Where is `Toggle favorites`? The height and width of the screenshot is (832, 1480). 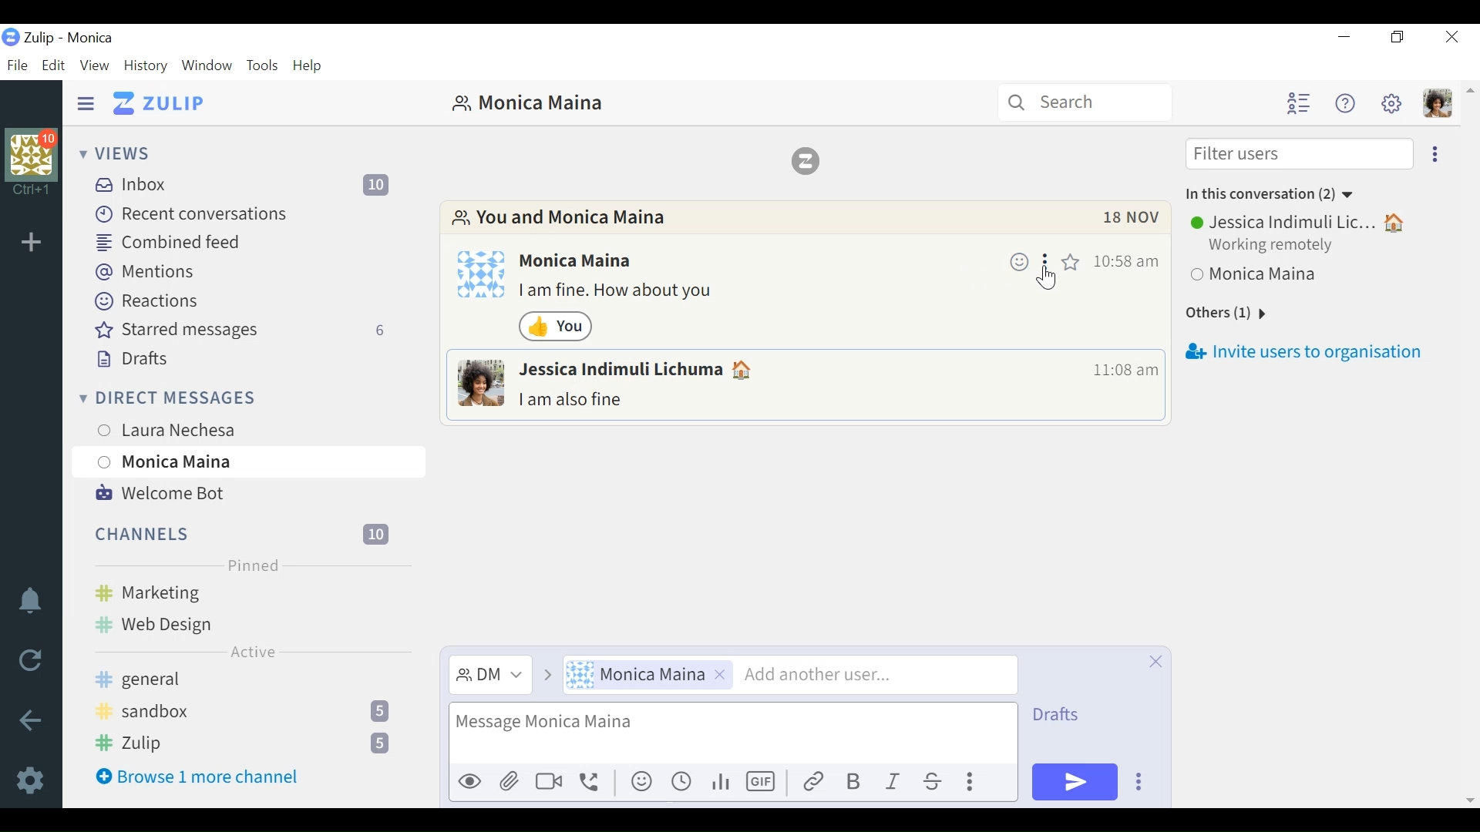 Toggle favorites is located at coordinates (1071, 260).